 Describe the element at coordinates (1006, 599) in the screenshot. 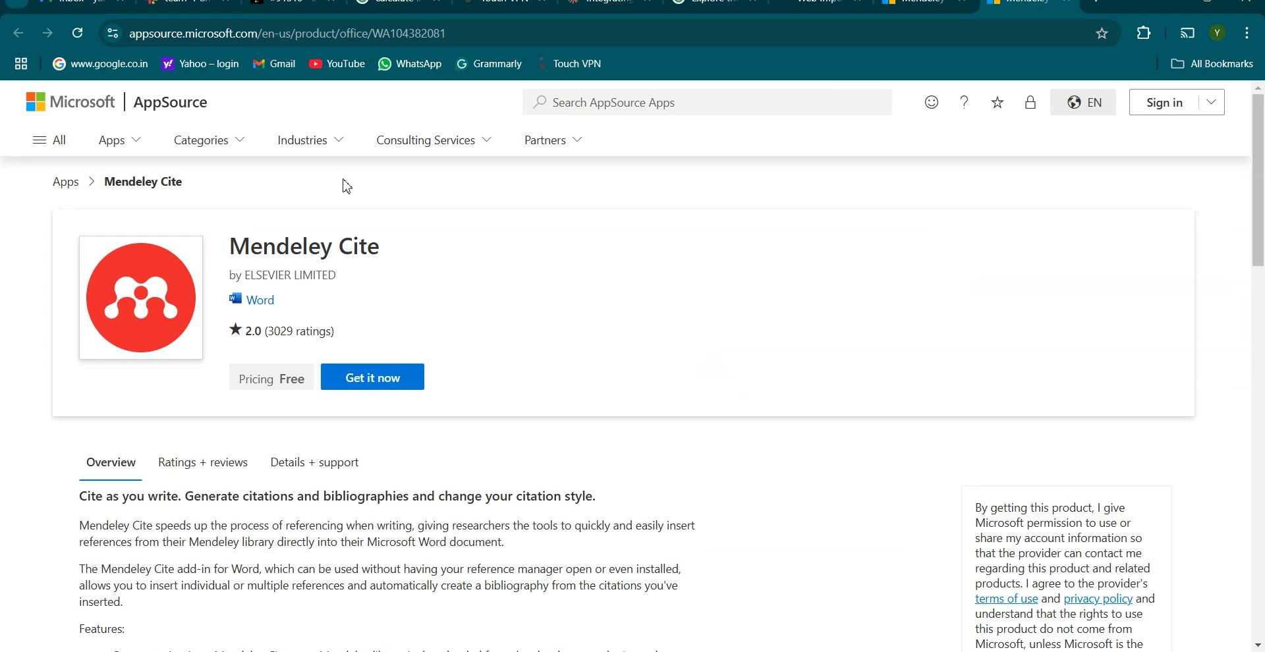

I see `terms of use` at that location.